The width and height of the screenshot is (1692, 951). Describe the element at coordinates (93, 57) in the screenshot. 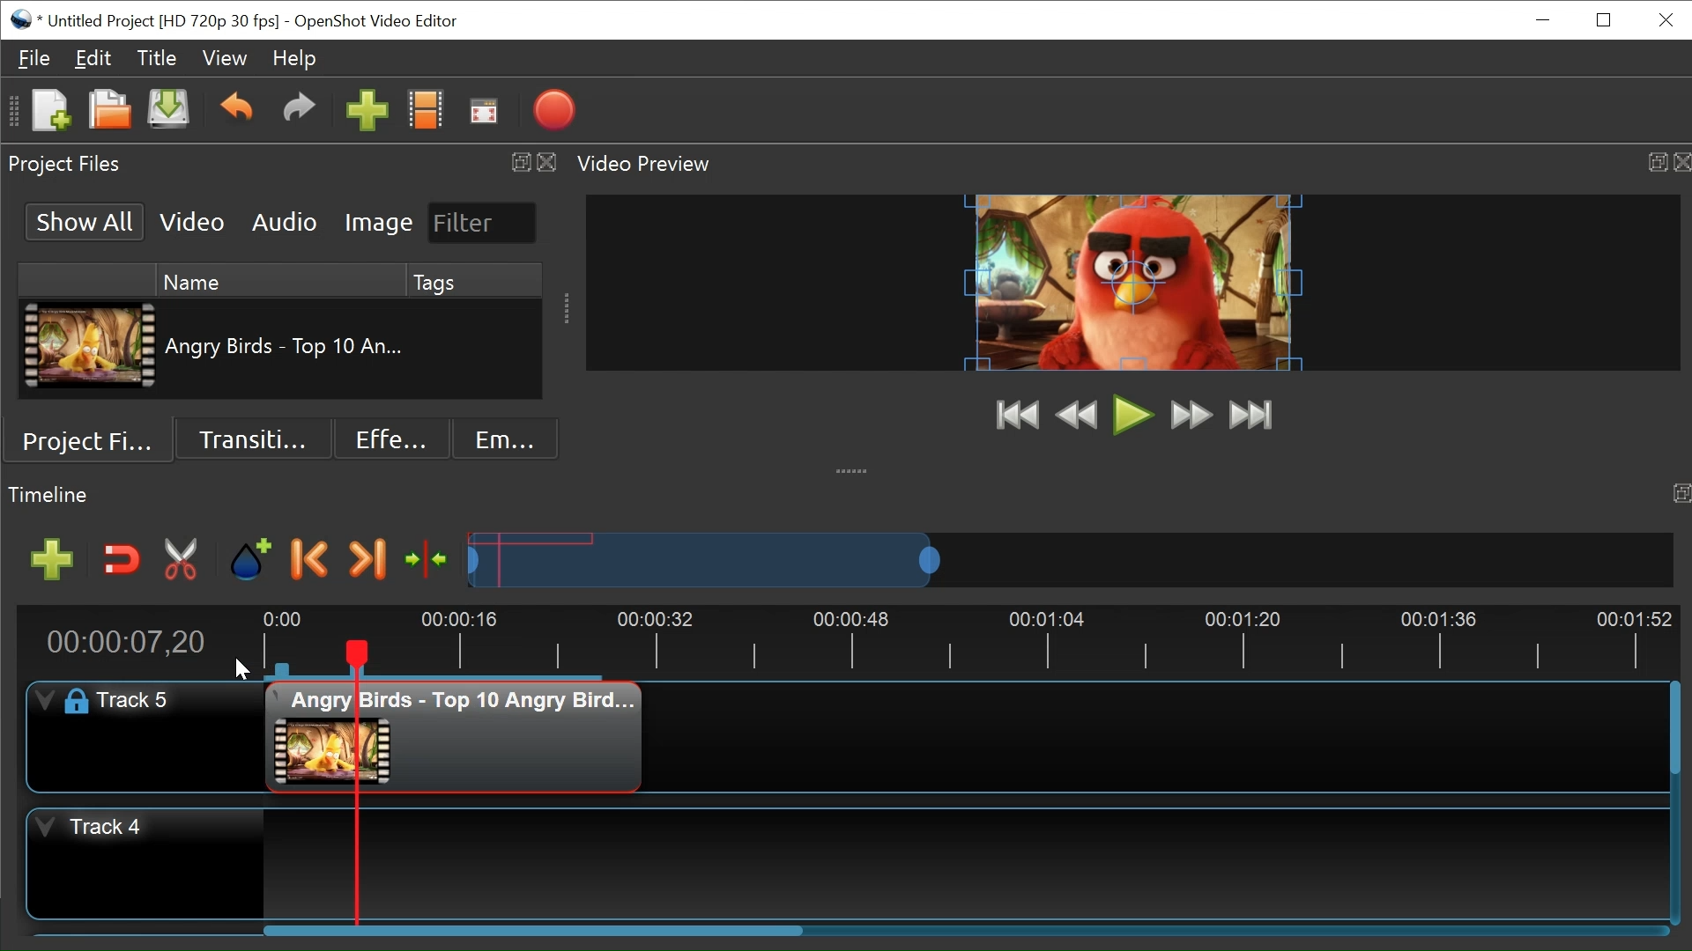

I see `Edit` at that location.